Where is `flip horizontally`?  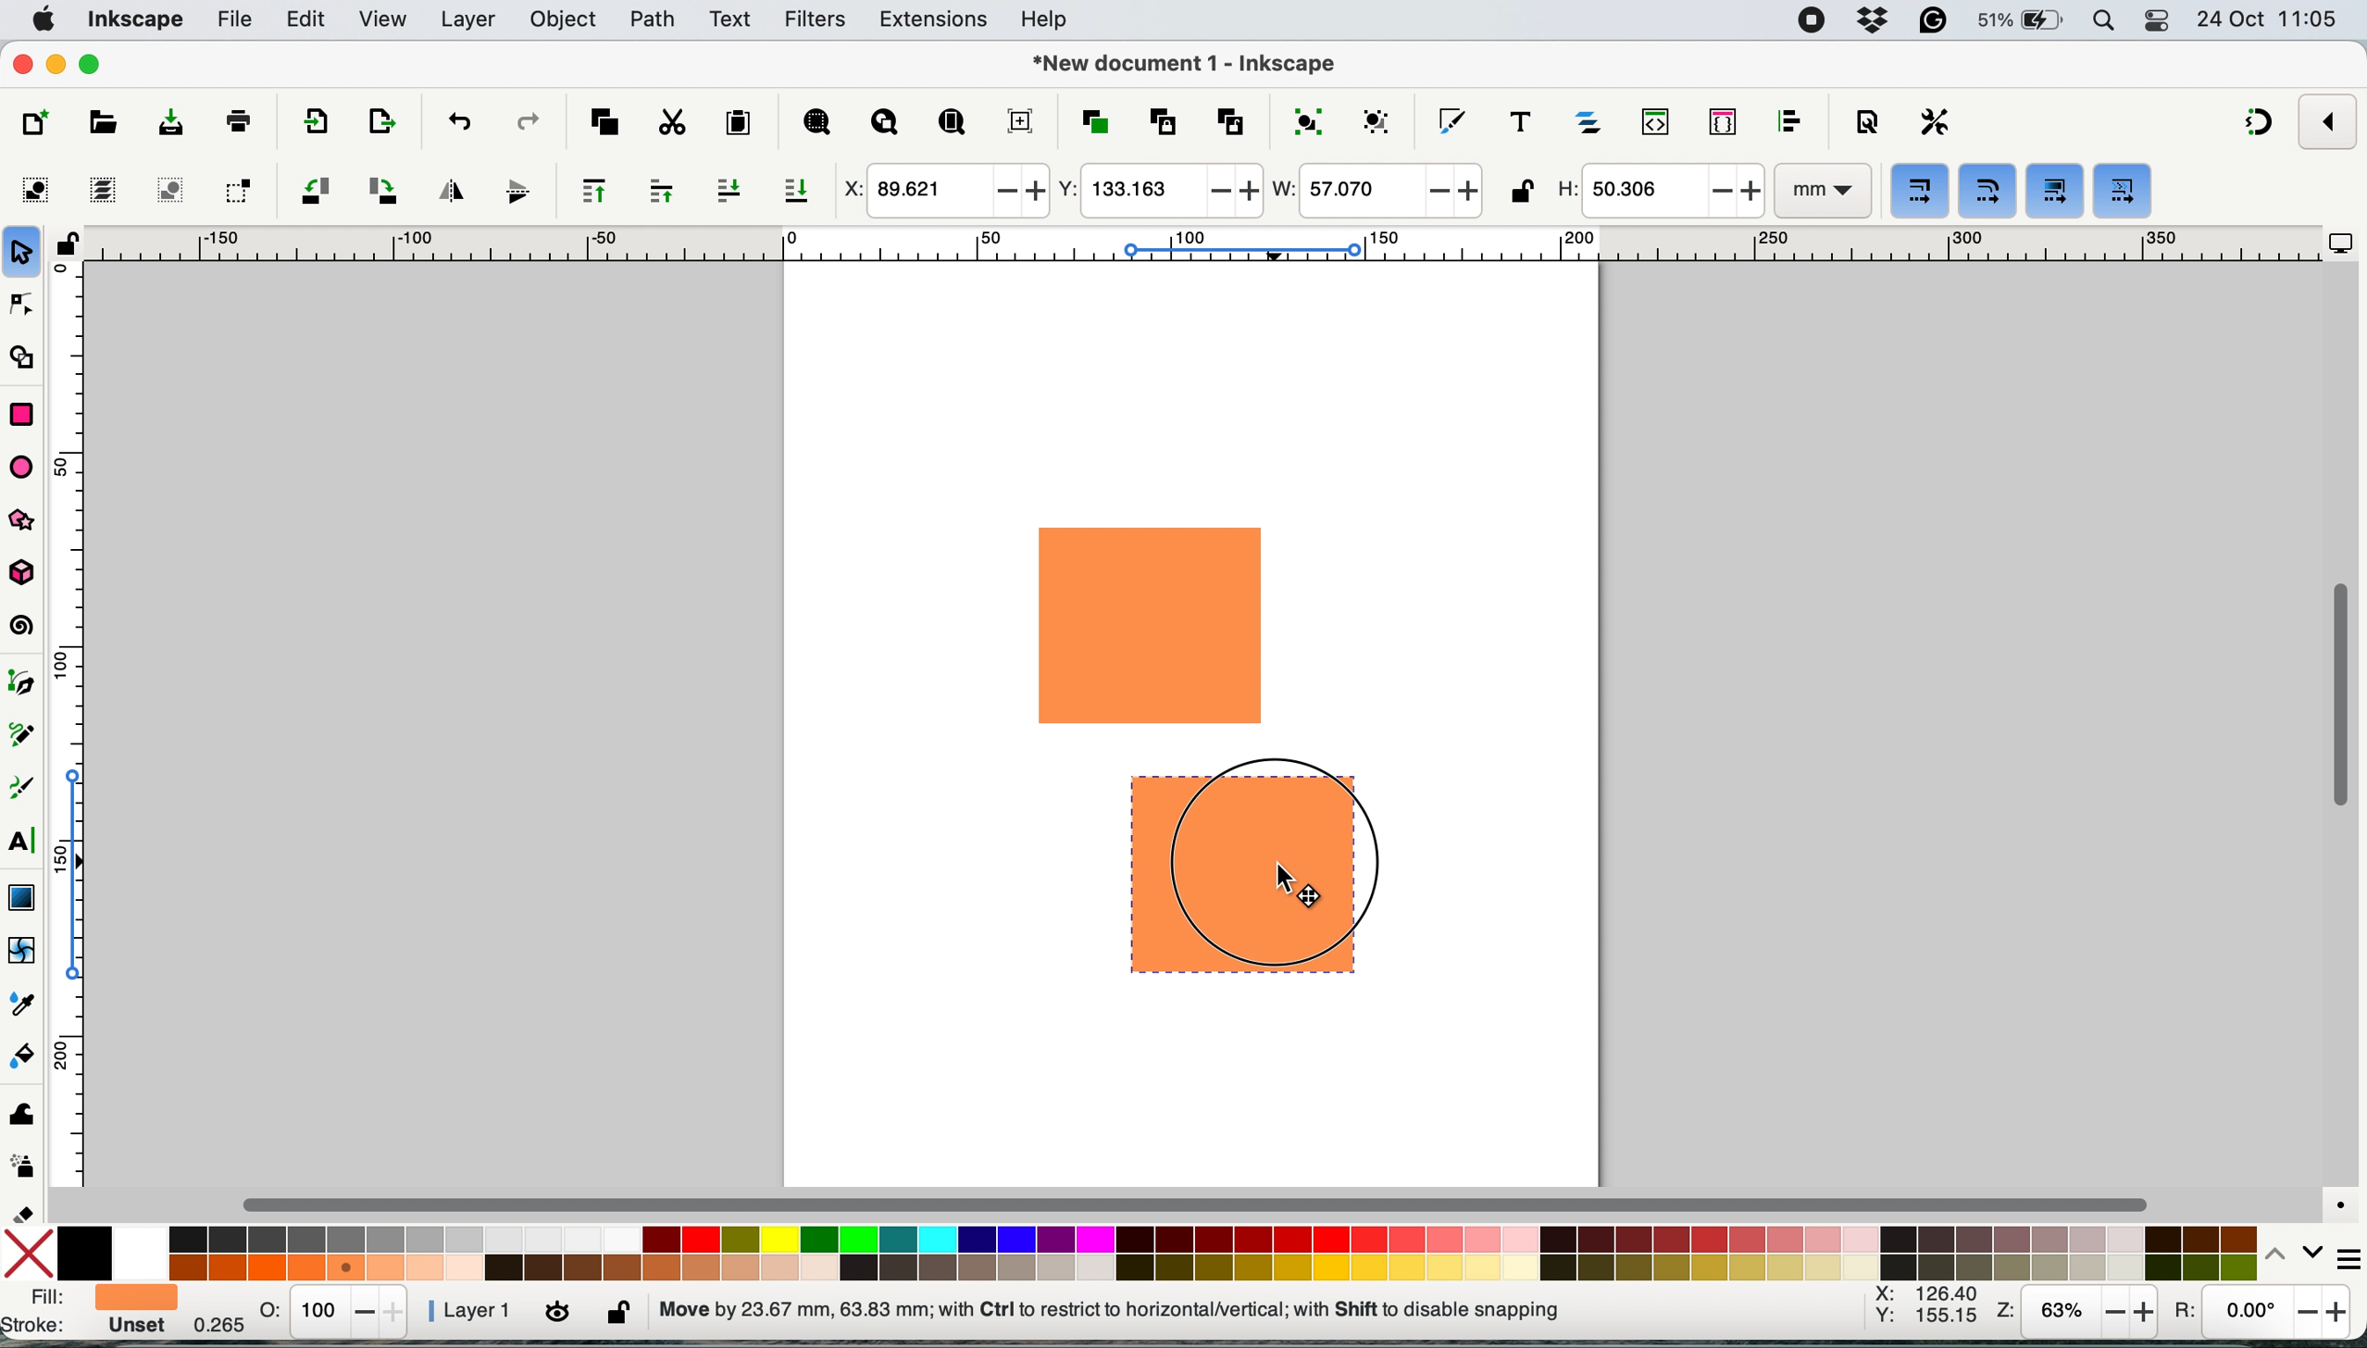
flip horizontally is located at coordinates (447, 189).